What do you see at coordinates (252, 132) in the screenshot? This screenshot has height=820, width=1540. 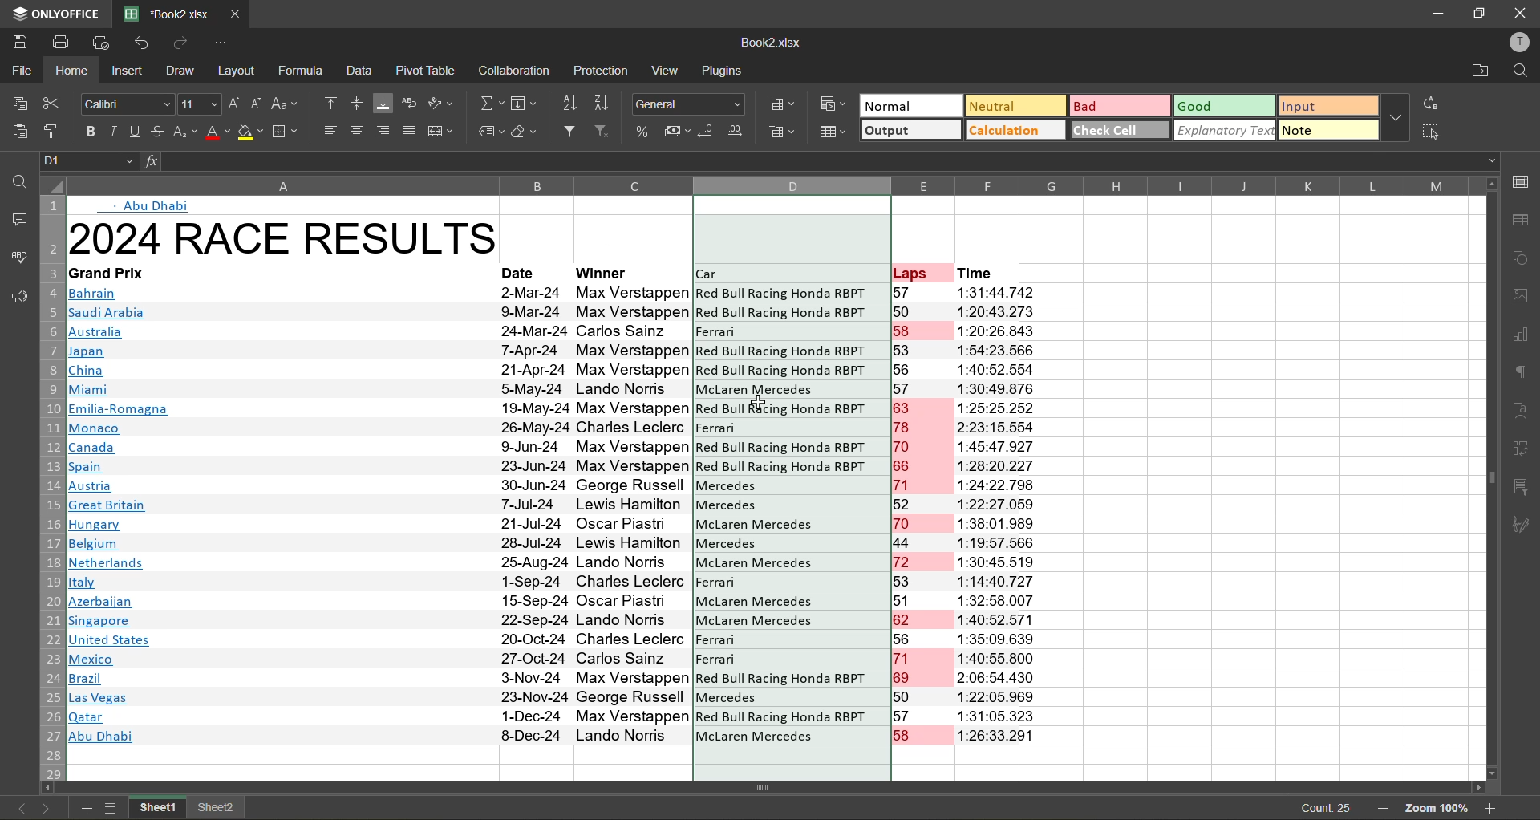 I see `fill color` at bounding box center [252, 132].